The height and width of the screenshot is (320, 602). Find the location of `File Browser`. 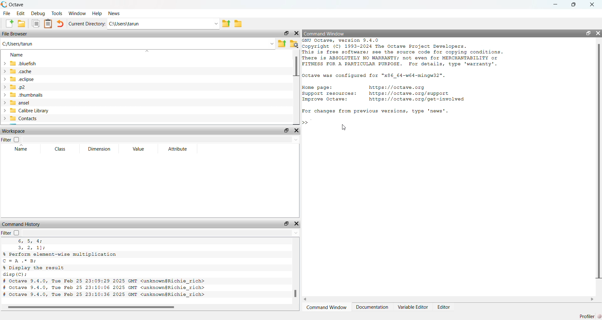

File Browser is located at coordinates (15, 34).